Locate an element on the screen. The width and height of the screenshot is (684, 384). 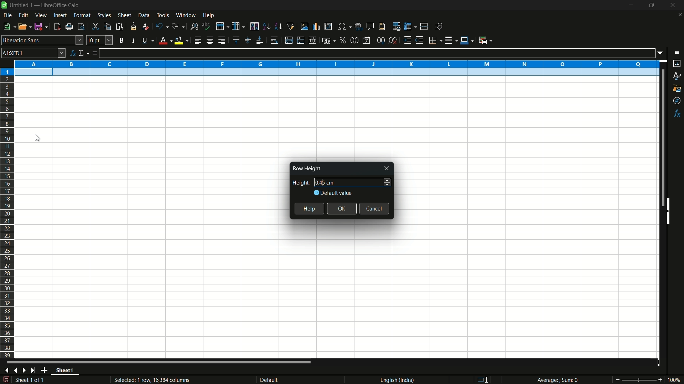
scroll bar is located at coordinates (160, 363).